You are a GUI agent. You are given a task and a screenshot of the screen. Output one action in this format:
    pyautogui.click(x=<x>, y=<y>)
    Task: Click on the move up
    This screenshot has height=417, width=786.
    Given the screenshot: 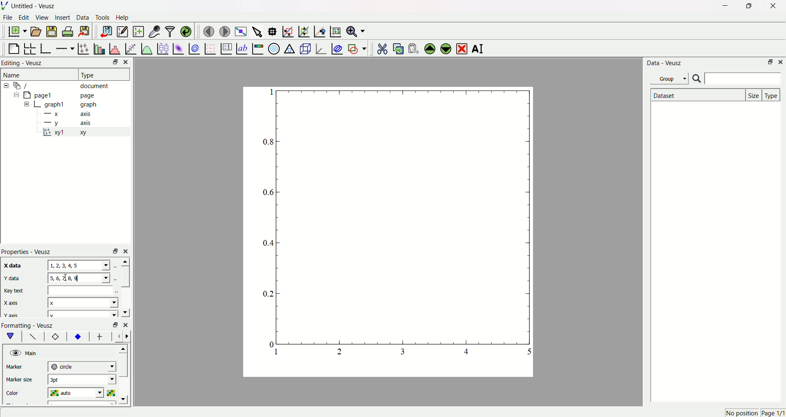 What is the action you would take?
    pyautogui.click(x=124, y=347)
    